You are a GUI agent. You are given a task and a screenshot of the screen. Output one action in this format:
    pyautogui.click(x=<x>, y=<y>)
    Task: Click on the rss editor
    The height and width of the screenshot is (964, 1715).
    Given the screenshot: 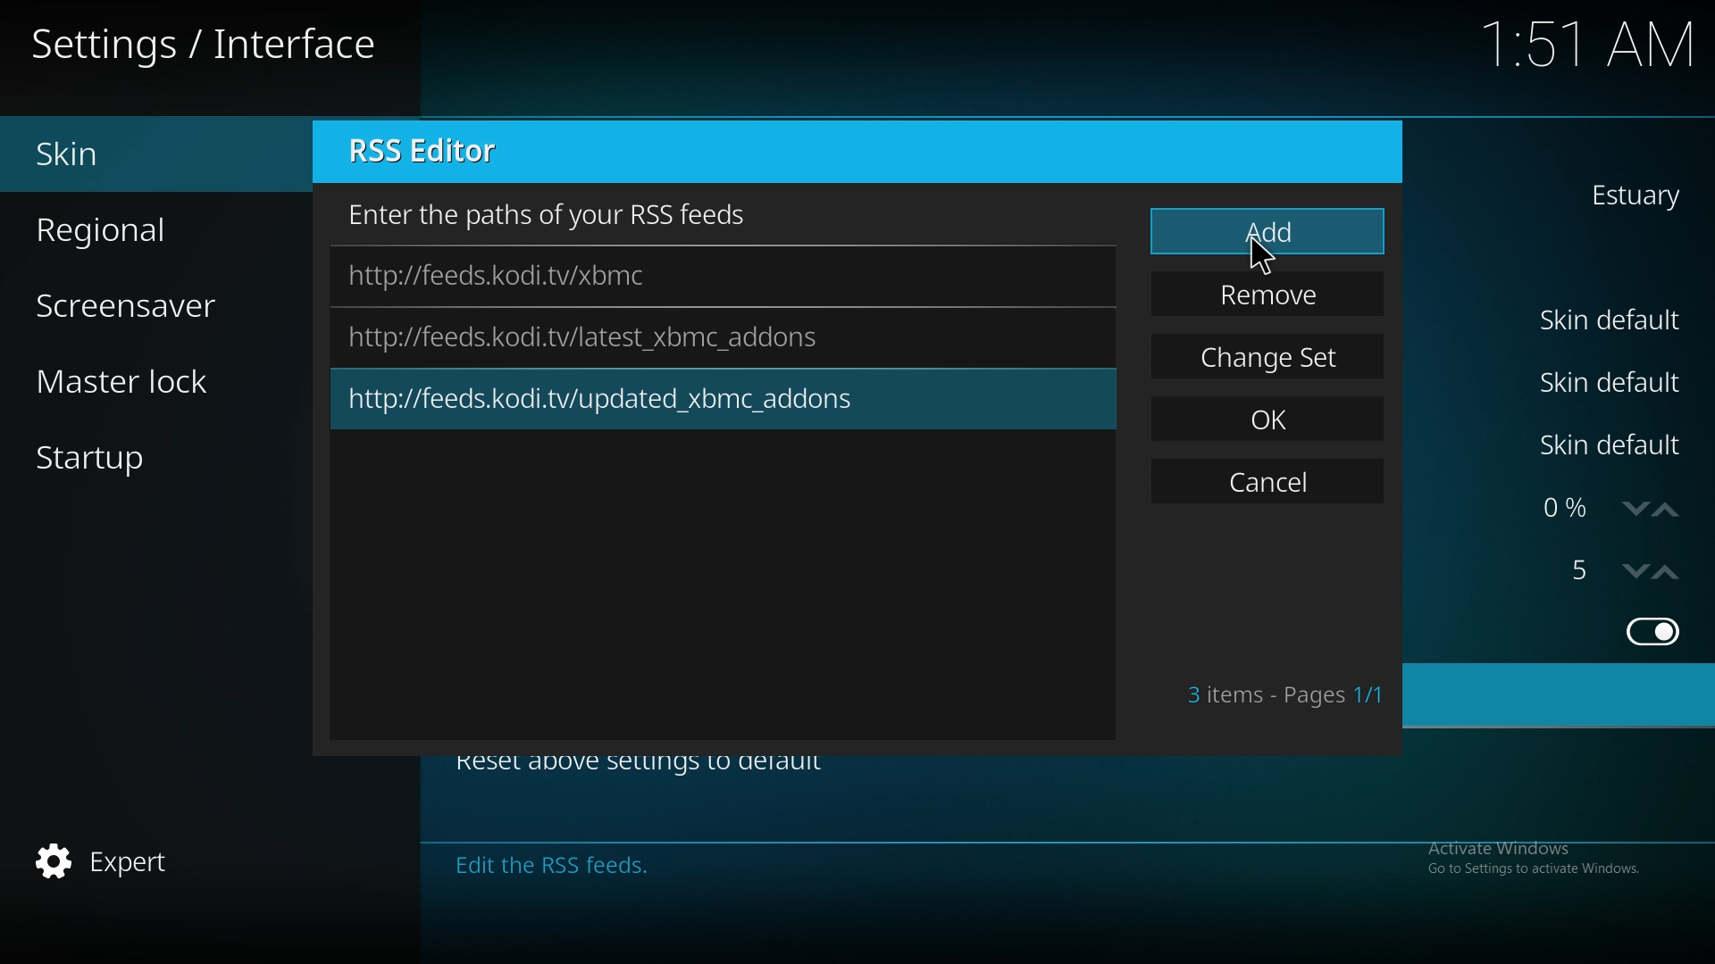 What is the action you would take?
    pyautogui.click(x=439, y=153)
    